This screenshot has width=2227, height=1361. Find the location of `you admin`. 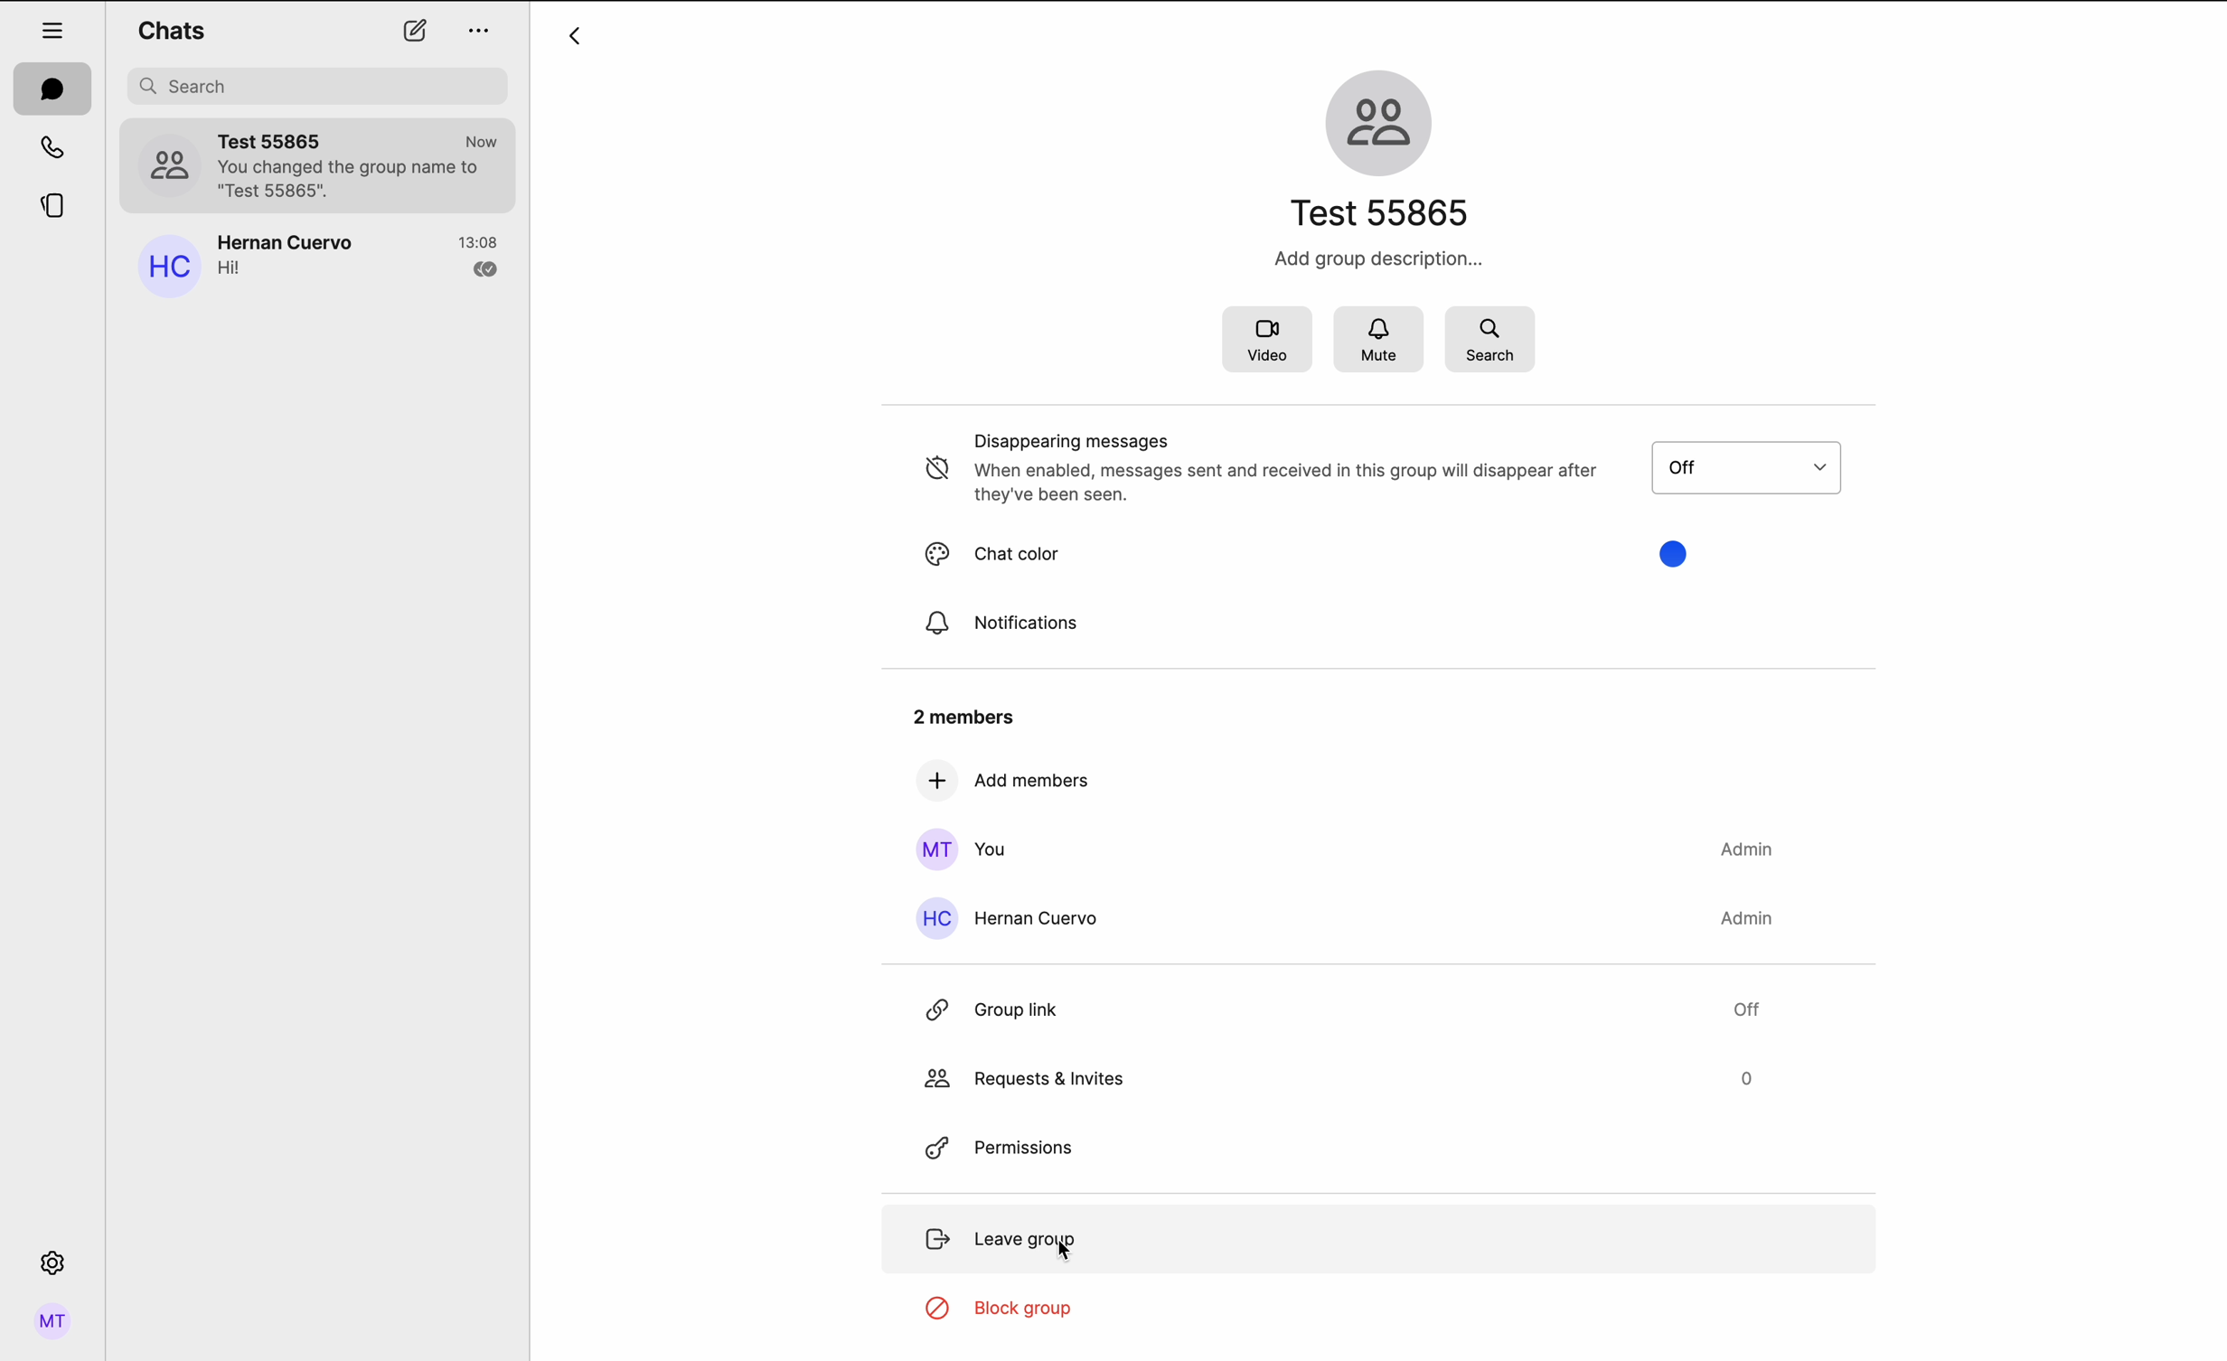

you admin is located at coordinates (1340, 849).